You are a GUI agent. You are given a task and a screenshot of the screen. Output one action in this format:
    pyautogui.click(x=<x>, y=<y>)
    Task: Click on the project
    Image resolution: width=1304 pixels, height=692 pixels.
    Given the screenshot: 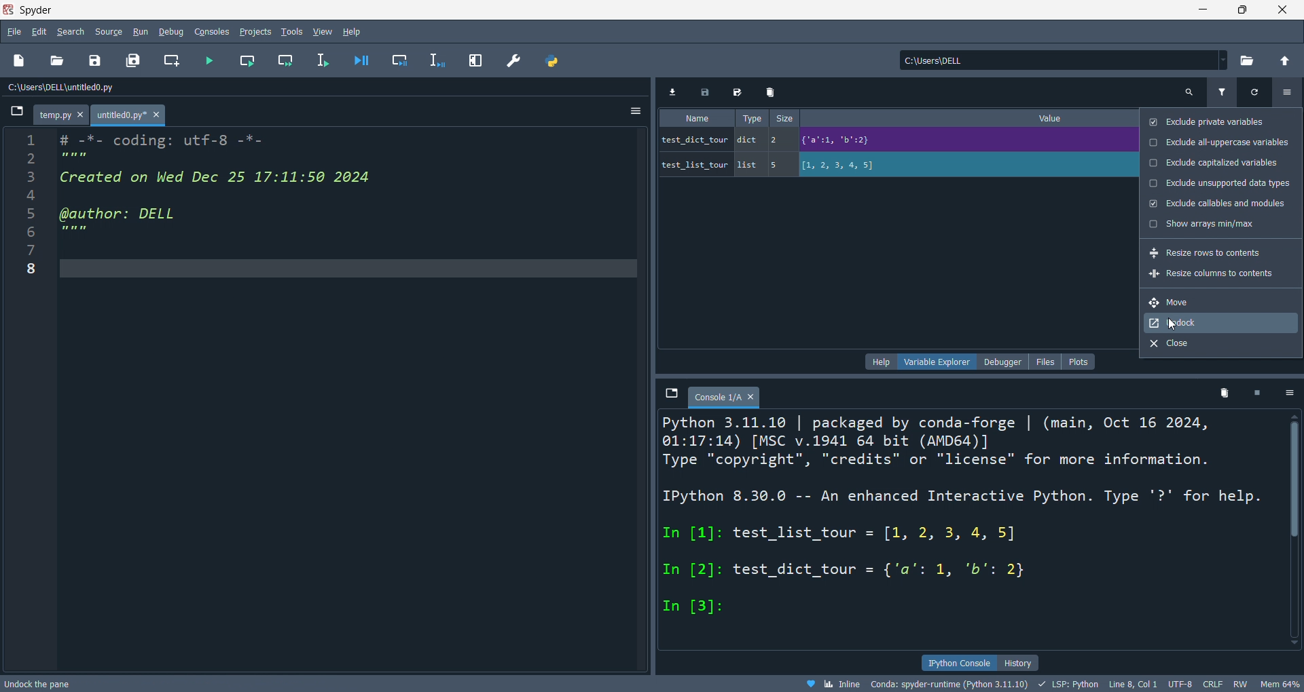 What is the action you would take?
    pyautogui.click(x=258, y=31)
    